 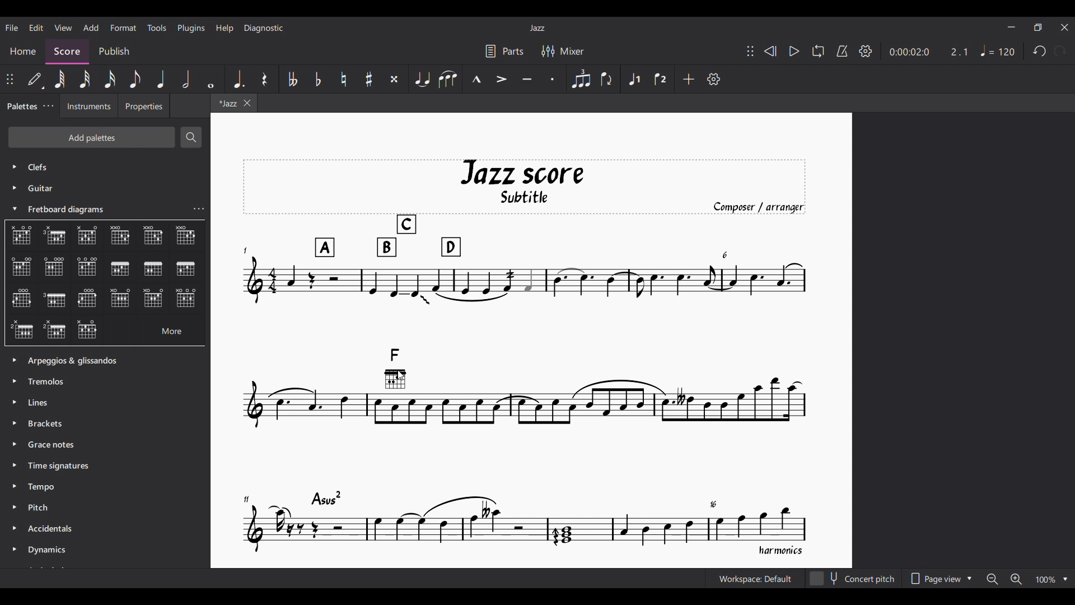 I want to click on Metronome, so click(x=842, y=52).